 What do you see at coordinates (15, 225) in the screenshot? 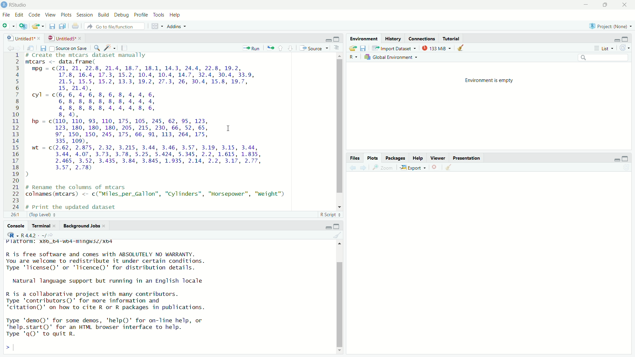
I see `Console` at bounding box center [15, 225].